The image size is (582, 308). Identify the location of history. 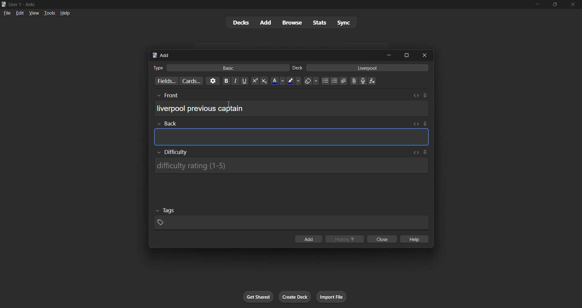
(346, 239).